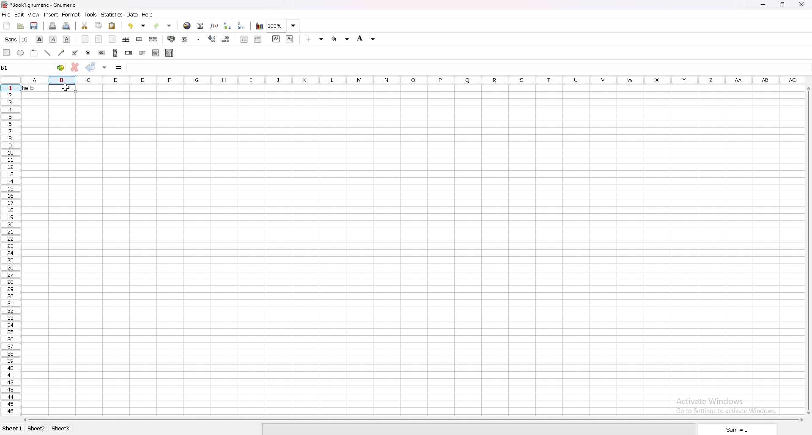 The height and width of the screenshot is (435, 812). What do you see at coordinates (33, 15) in the screenshot?
I see `view` at bounding box center [33, 15].